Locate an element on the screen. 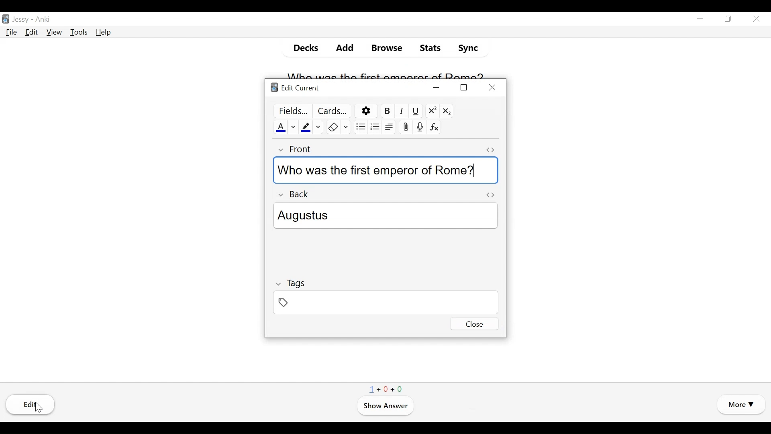 This screenshot has height=434, width=771. Edi is located at coordinates (32, 405).